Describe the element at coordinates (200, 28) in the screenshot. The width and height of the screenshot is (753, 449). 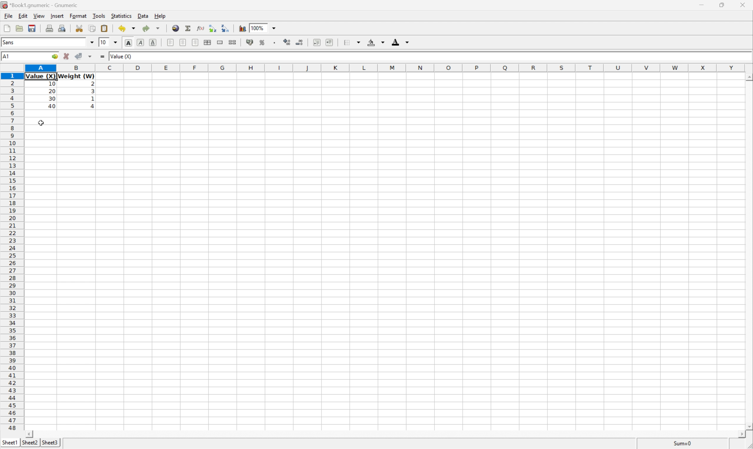
I see `Edit function in current cell` at that location.